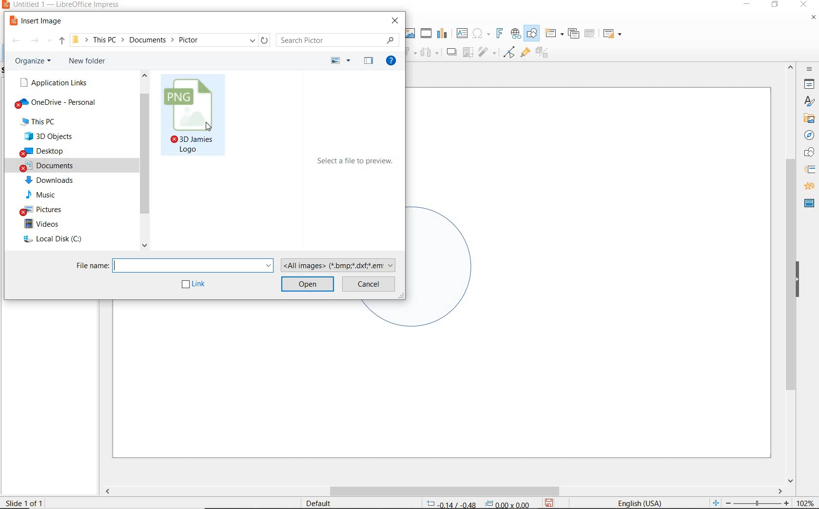  I want to click on CANCEL, so click(369, 283).